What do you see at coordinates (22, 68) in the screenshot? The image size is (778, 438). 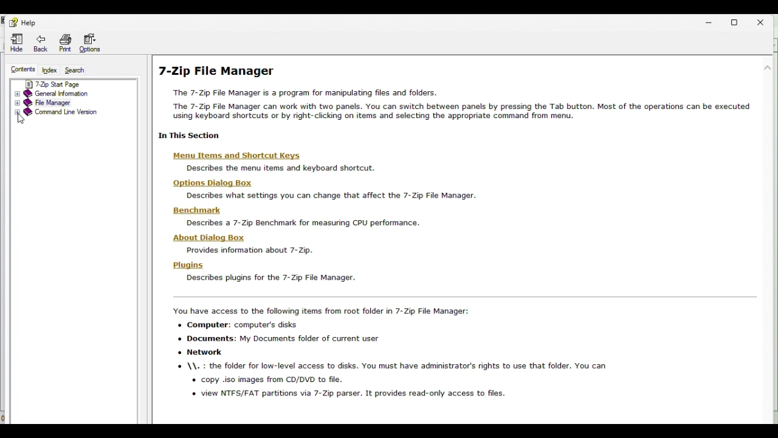 I see `Contents` at bounding box center [22, 68].